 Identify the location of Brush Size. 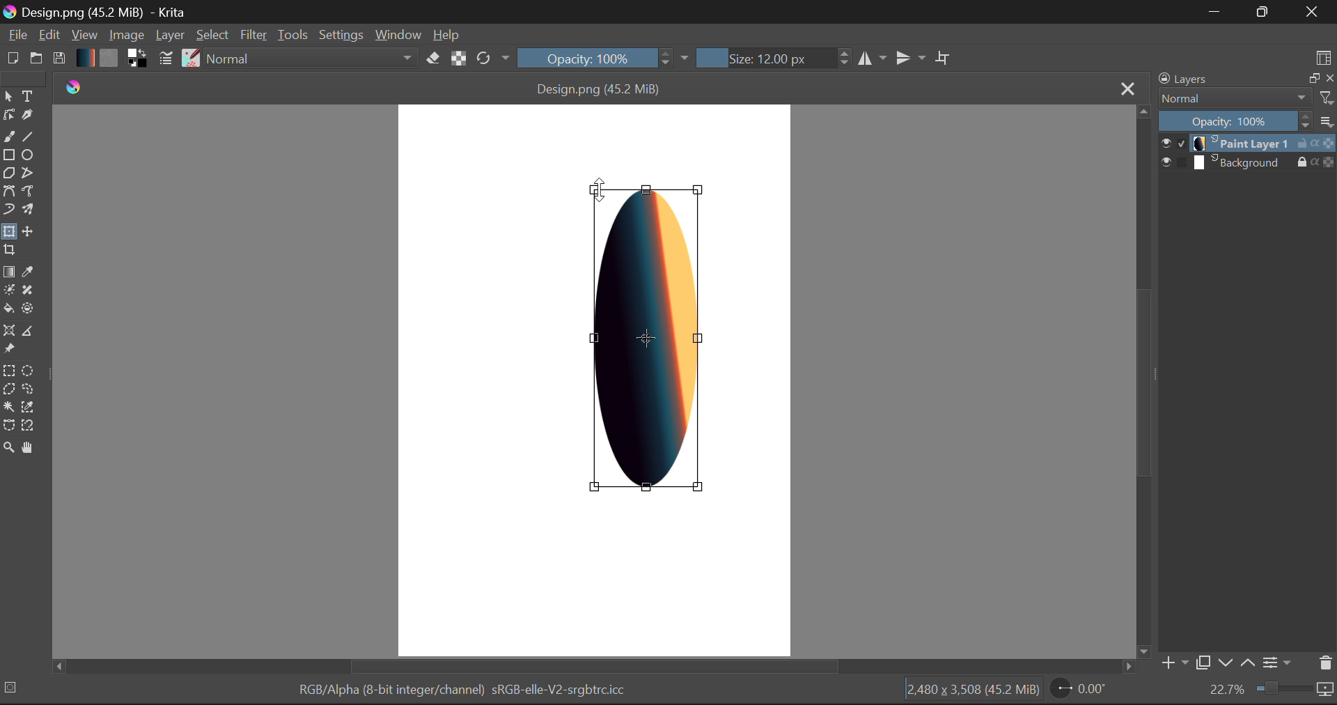
(770, 58).